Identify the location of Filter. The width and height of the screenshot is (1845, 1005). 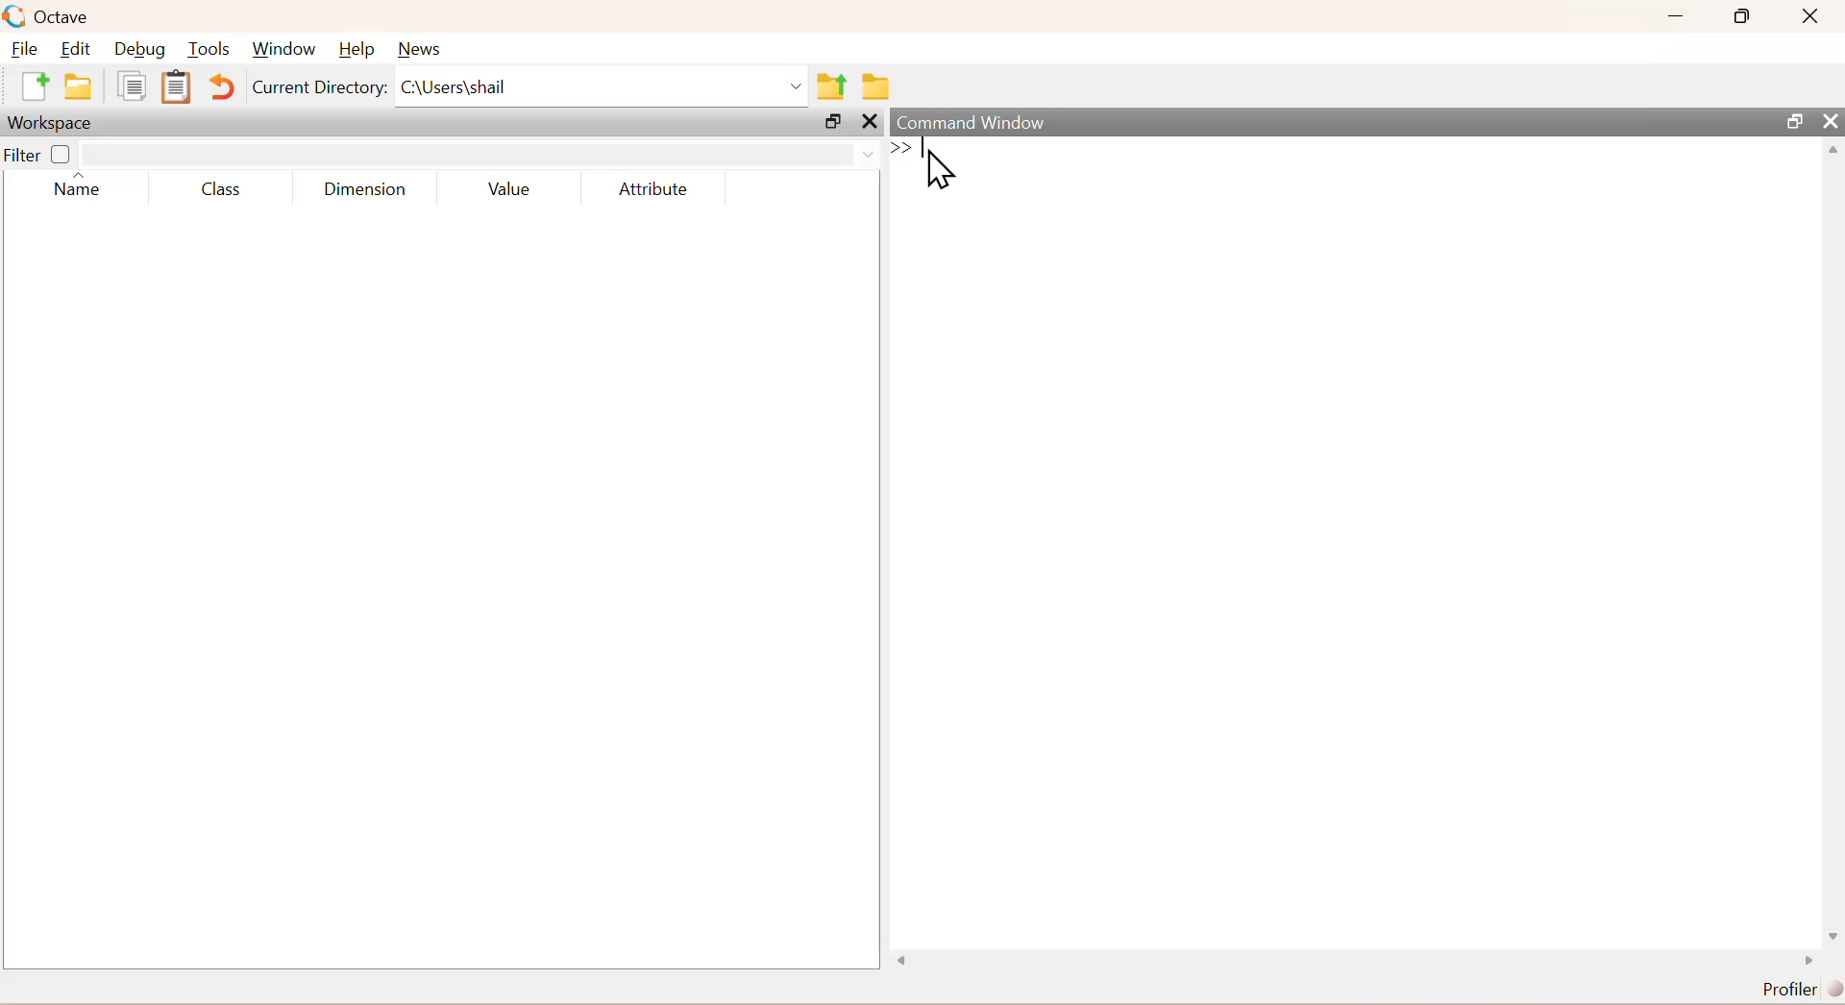
(44, 154).